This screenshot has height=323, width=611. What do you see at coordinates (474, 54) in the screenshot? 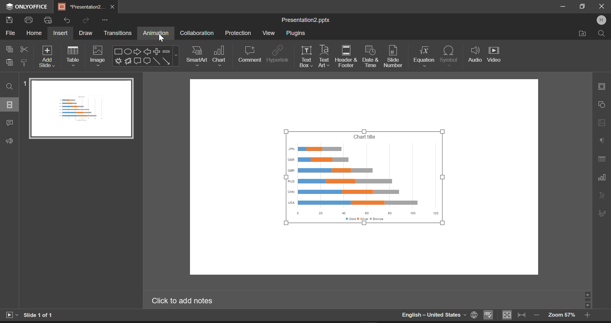
I see `Audio` at bounding box center [474, 54].